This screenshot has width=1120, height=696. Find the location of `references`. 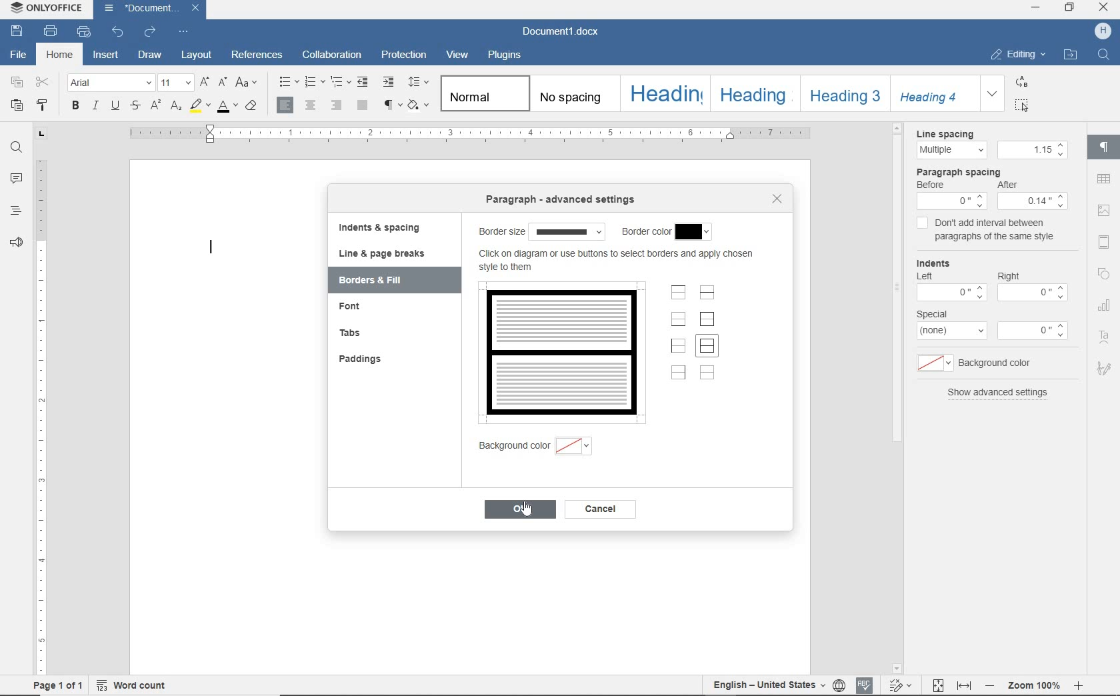

references is located at coordinates (257, 54).